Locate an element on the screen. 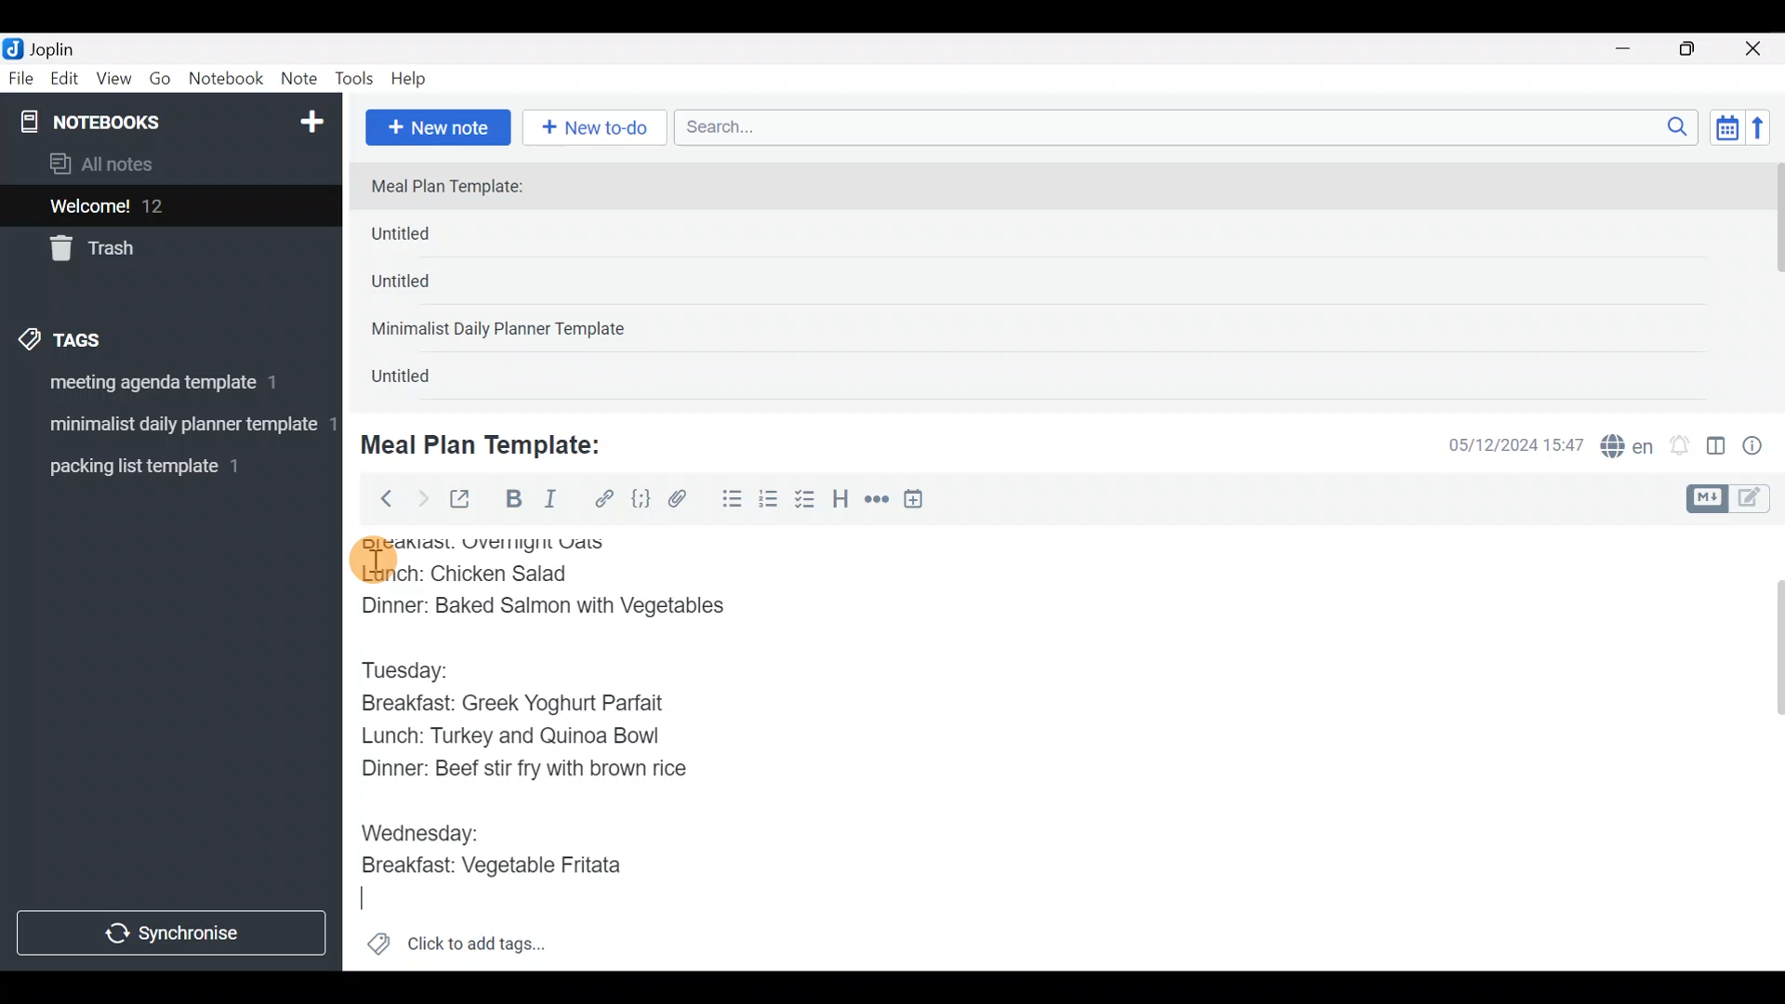  Scroll bar is located at coordinates (1765, 747).